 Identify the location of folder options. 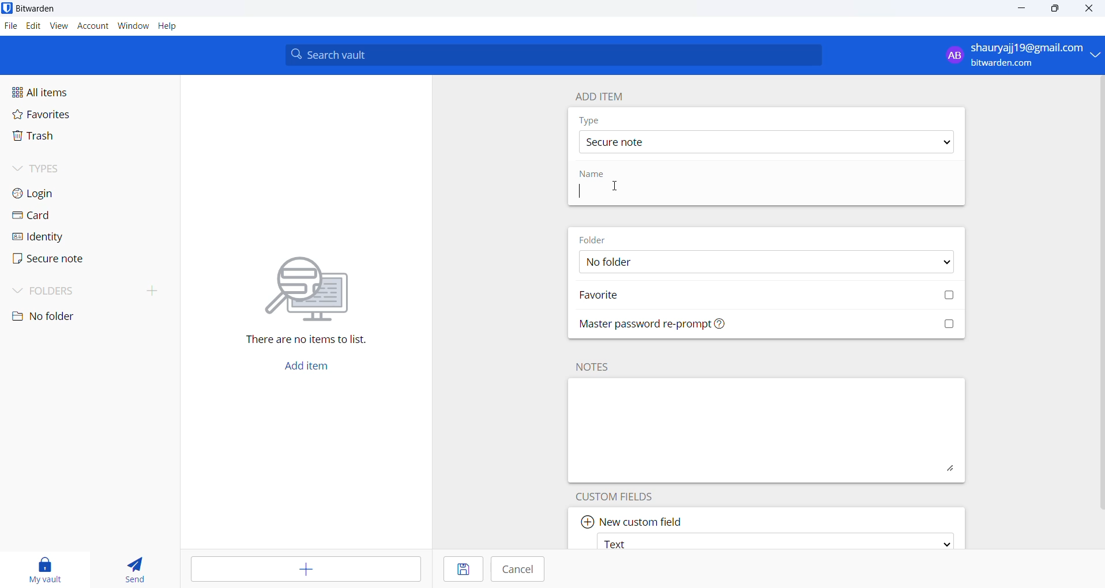
(764, 263).